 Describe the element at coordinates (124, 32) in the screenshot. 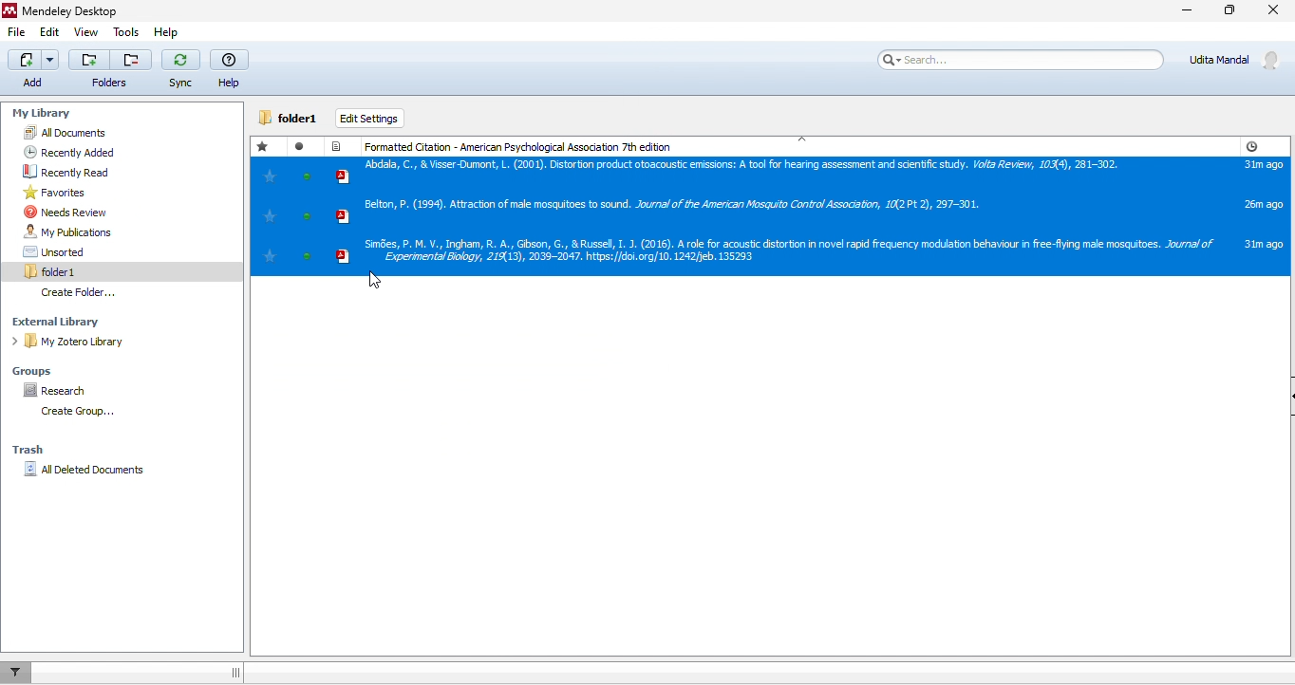

I see `tools` at that location.